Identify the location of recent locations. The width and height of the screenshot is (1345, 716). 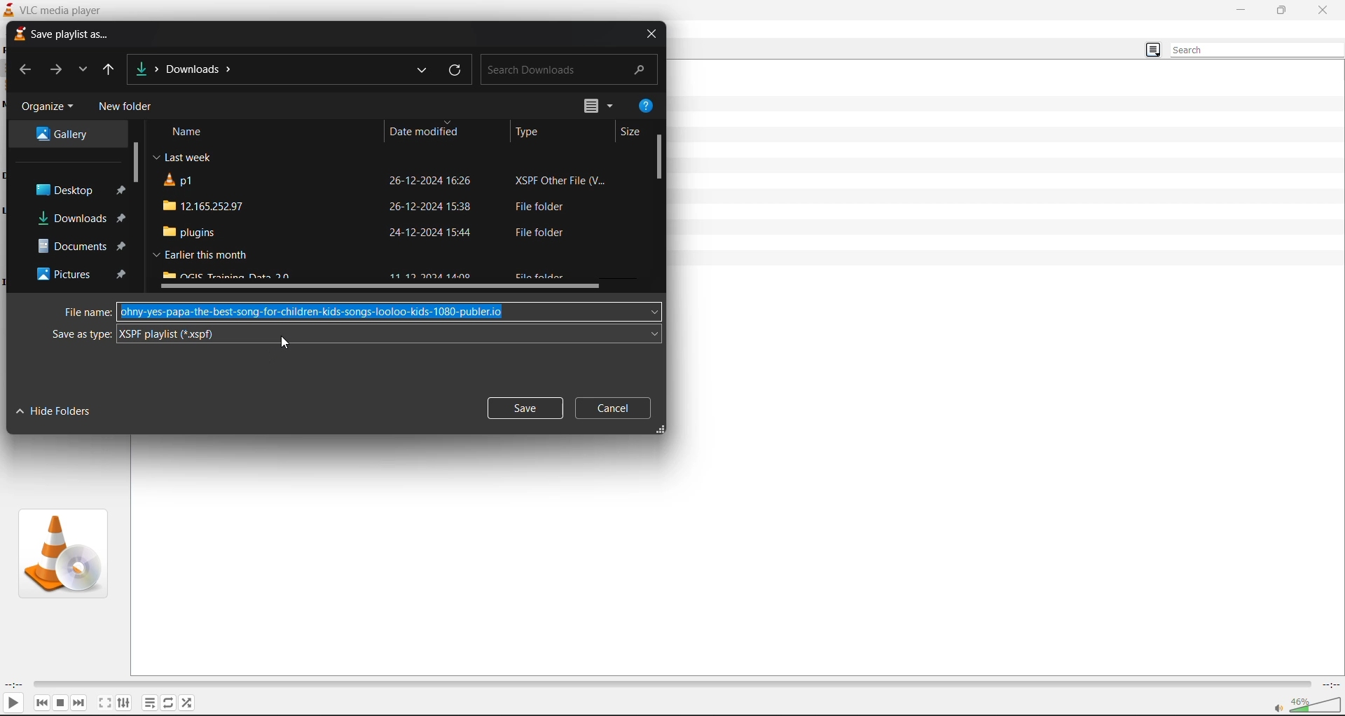
(86, 70).